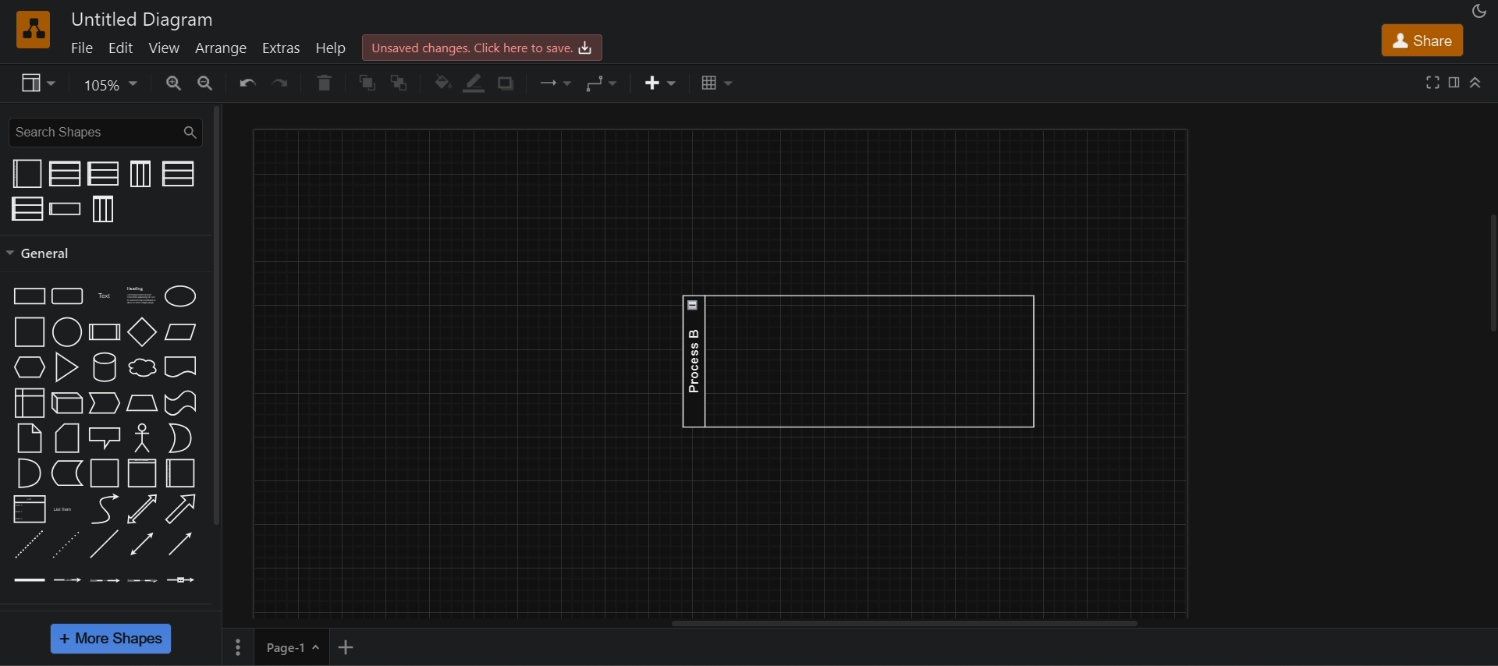  I want to click on more shapes, so click(112, 639).